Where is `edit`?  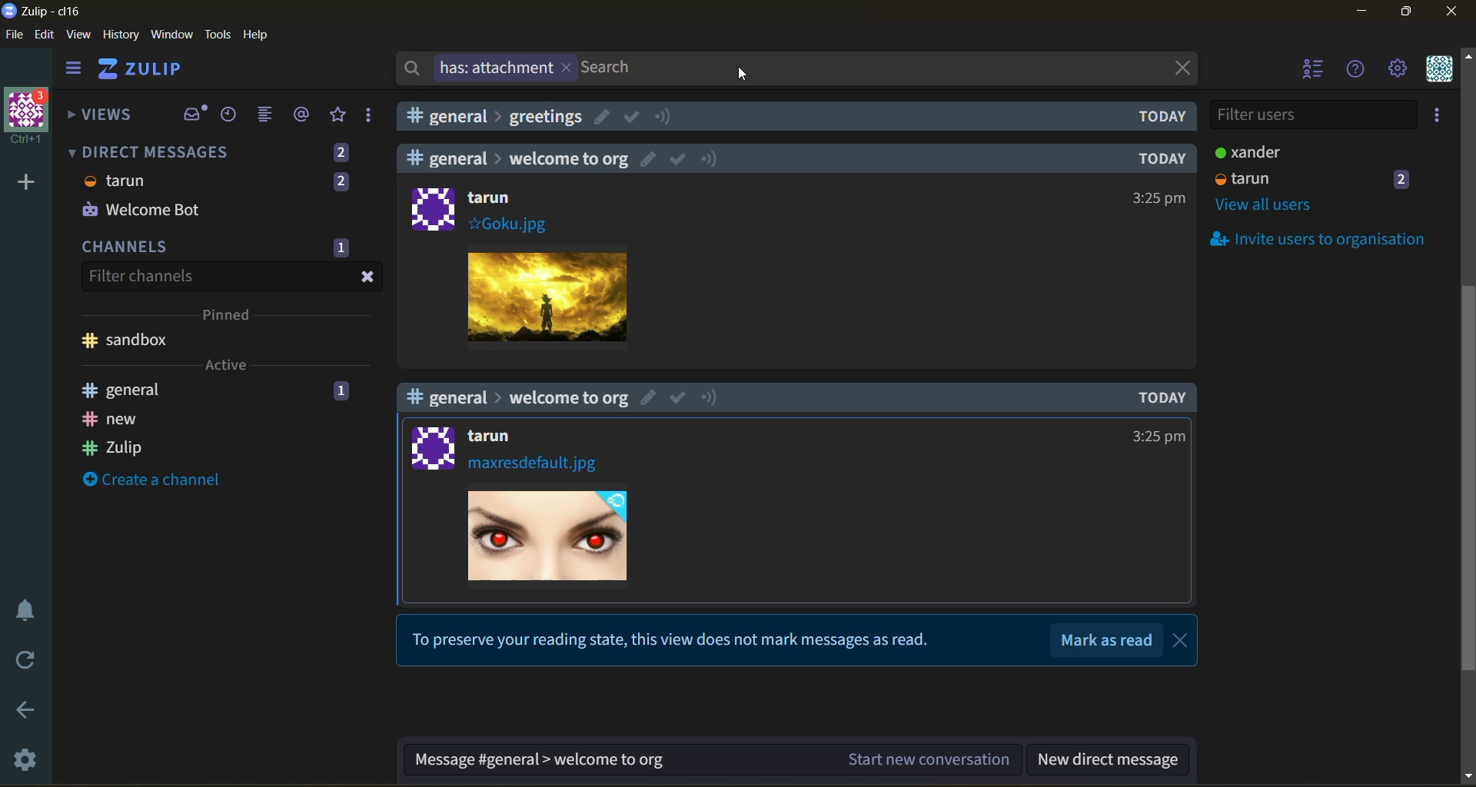
edit is located at coordinates (602, 116).